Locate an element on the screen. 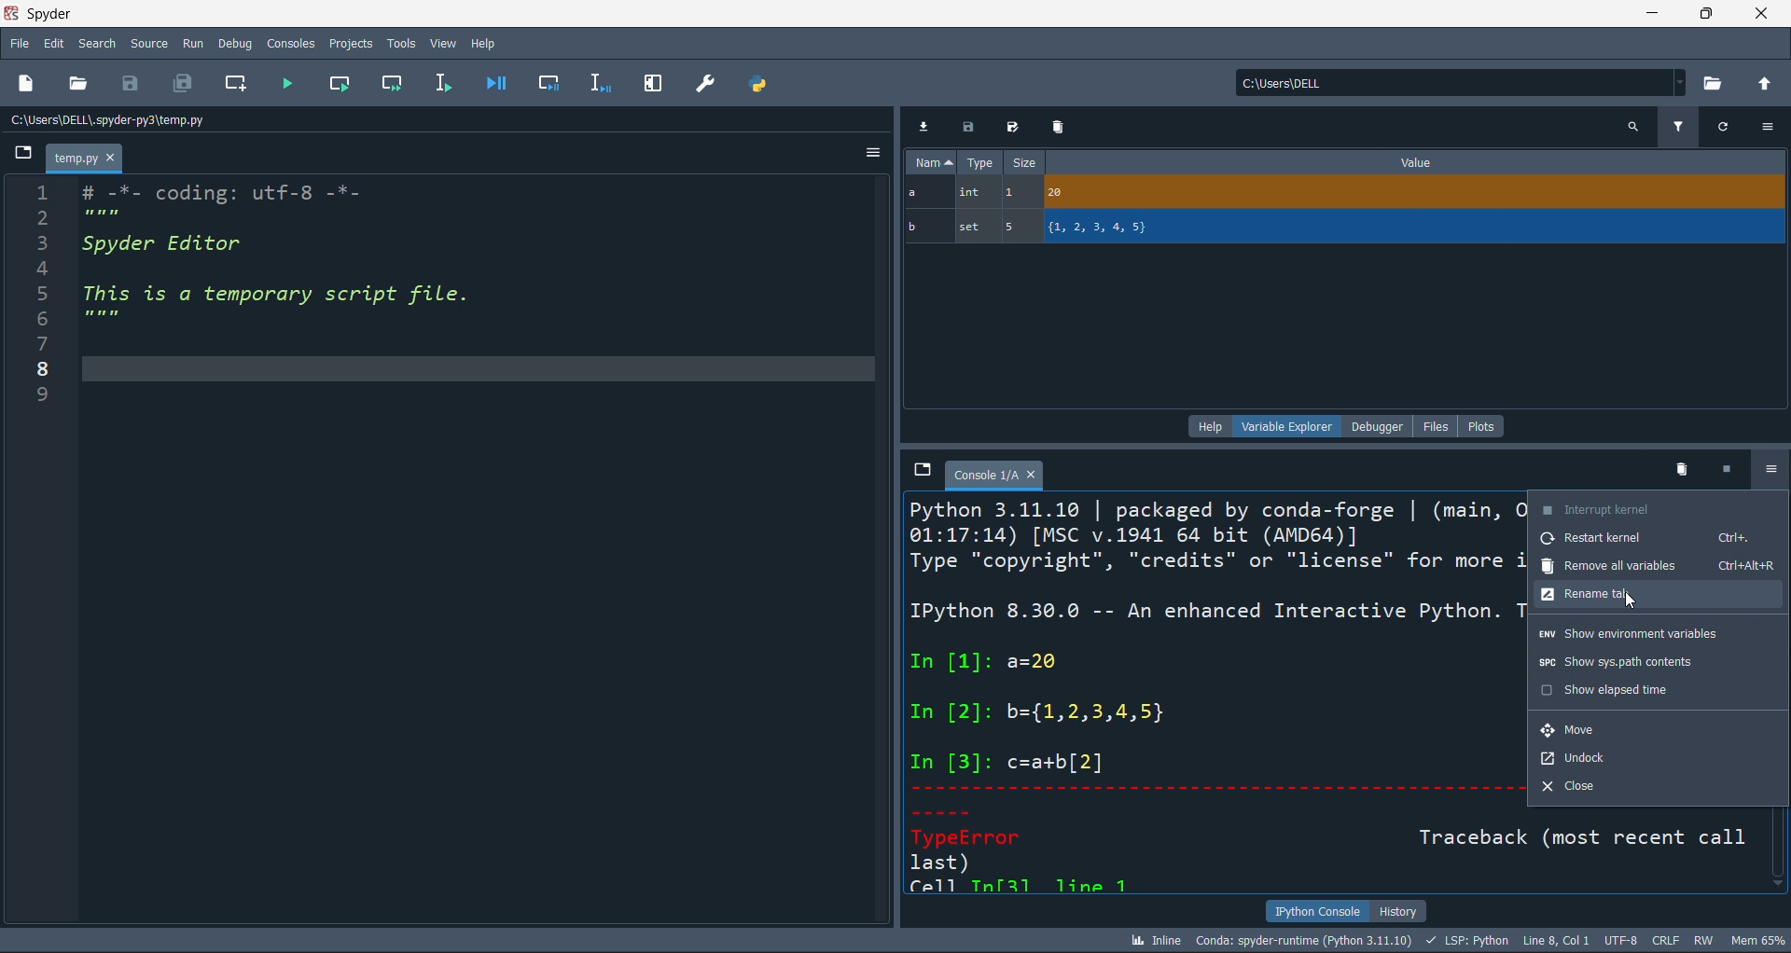  CRLF is located at coordinates (1667, 942).